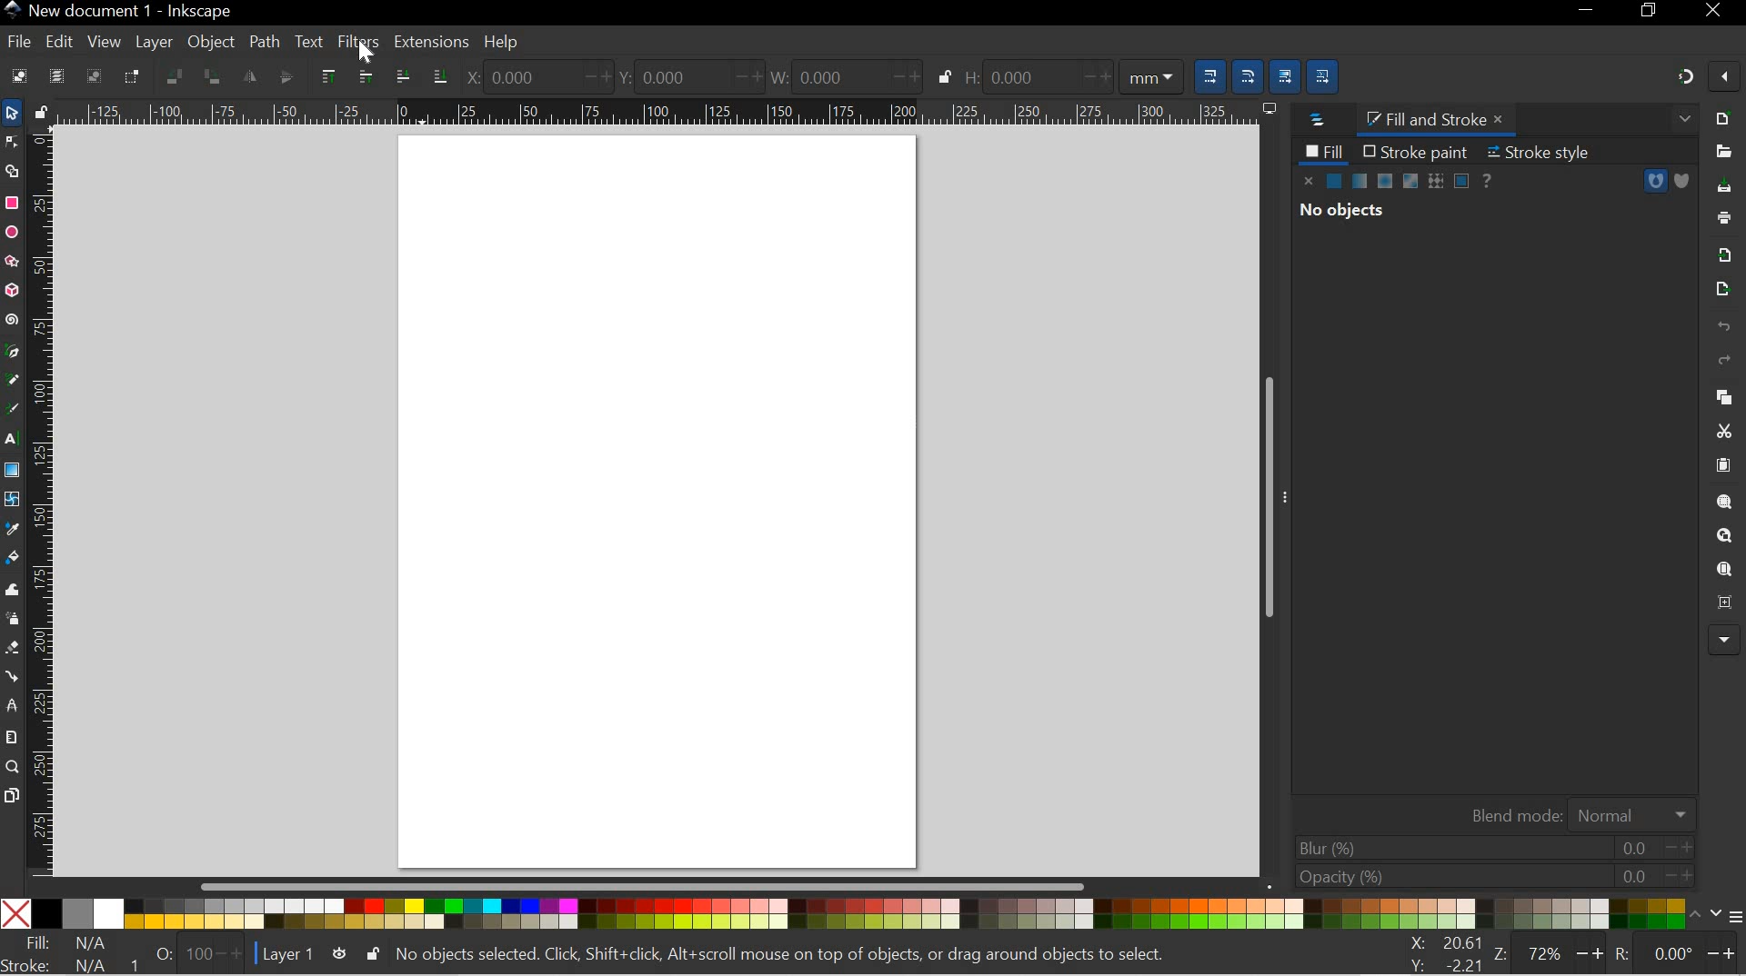 Image resolution: width=1746 pixels, height=976 pixels. What do you see at coordinates (402, 75) in the screenshot?
I see `LOWER SELECTION ONE STEP` at bounding box center [402, 75].